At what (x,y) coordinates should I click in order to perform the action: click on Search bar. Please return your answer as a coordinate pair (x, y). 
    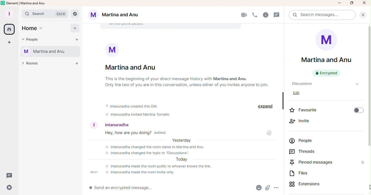
    Looking at the image, I should click on (45, 14).